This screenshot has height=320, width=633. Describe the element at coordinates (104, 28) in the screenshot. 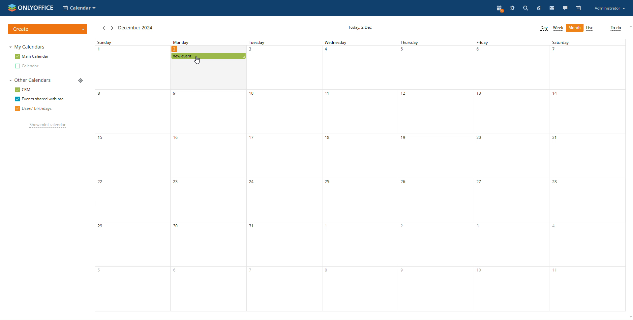

I see `previous month` at that location.